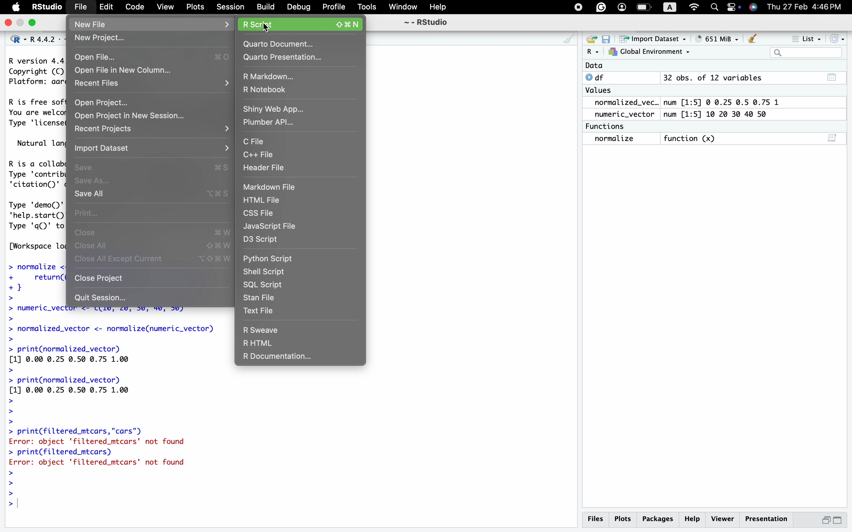  What do you see at coordinates (807, 52) in the screenshot?
I see `la ||` at bounding box center [807, 52].